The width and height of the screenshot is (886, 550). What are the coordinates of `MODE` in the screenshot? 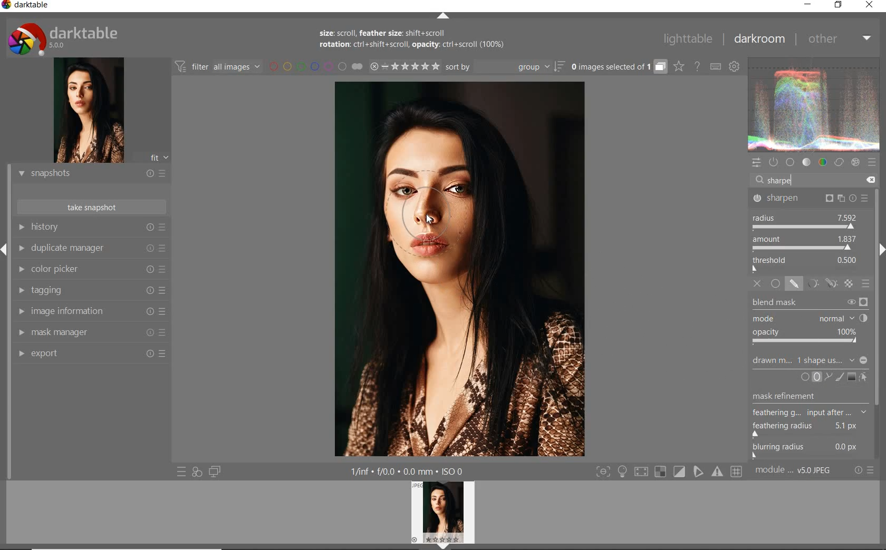 It's located at (811, 318).